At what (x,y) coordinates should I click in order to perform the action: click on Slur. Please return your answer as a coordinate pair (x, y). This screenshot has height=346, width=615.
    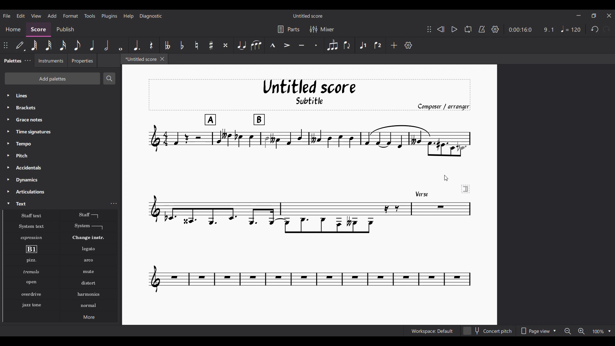
    Looking at the image, I should click on (256, 45).